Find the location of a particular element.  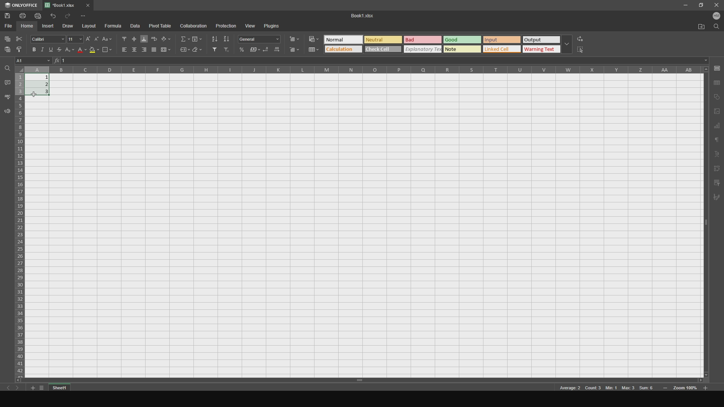

borders is located at coordinates (107, 50).